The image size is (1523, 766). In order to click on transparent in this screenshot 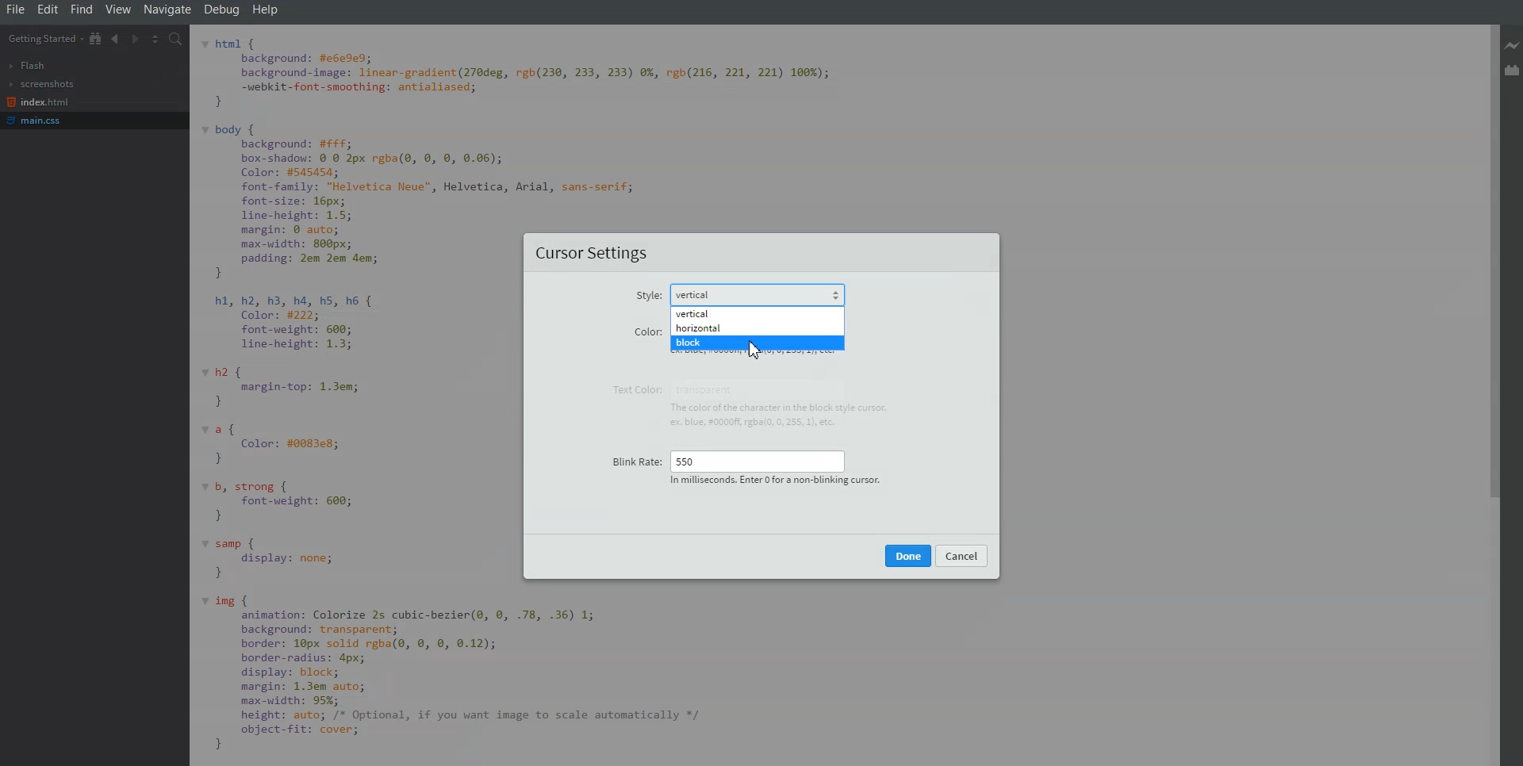, I will do `click(711, 389)`.